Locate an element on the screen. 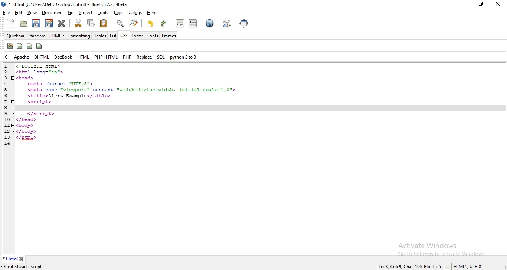  php + html is located at coordinates (105, 57).